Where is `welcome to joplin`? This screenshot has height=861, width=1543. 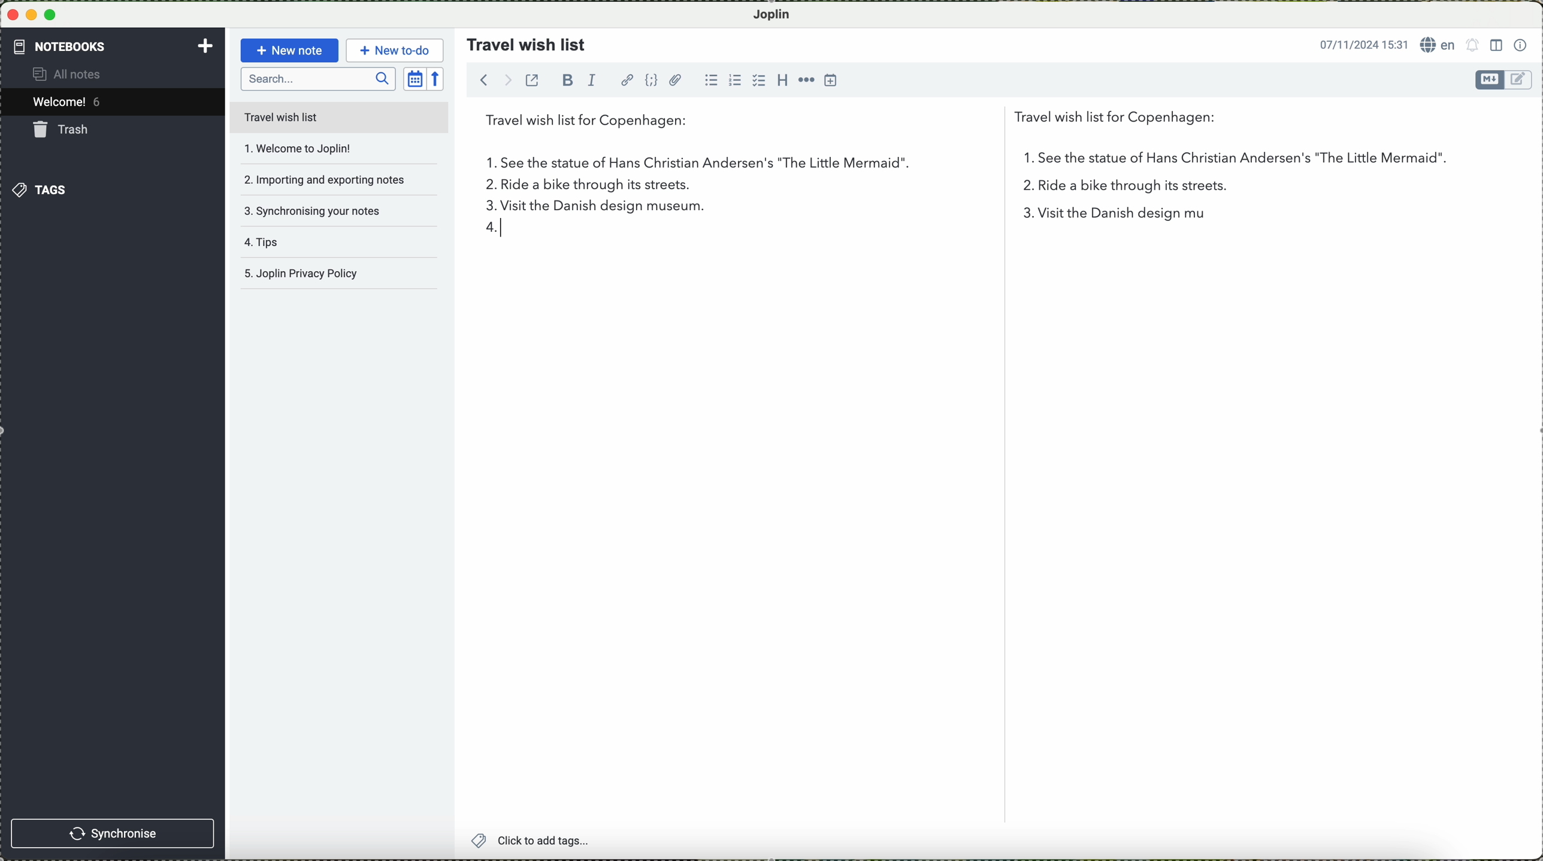
welcome to joplin is located at coordinates (320, 149).